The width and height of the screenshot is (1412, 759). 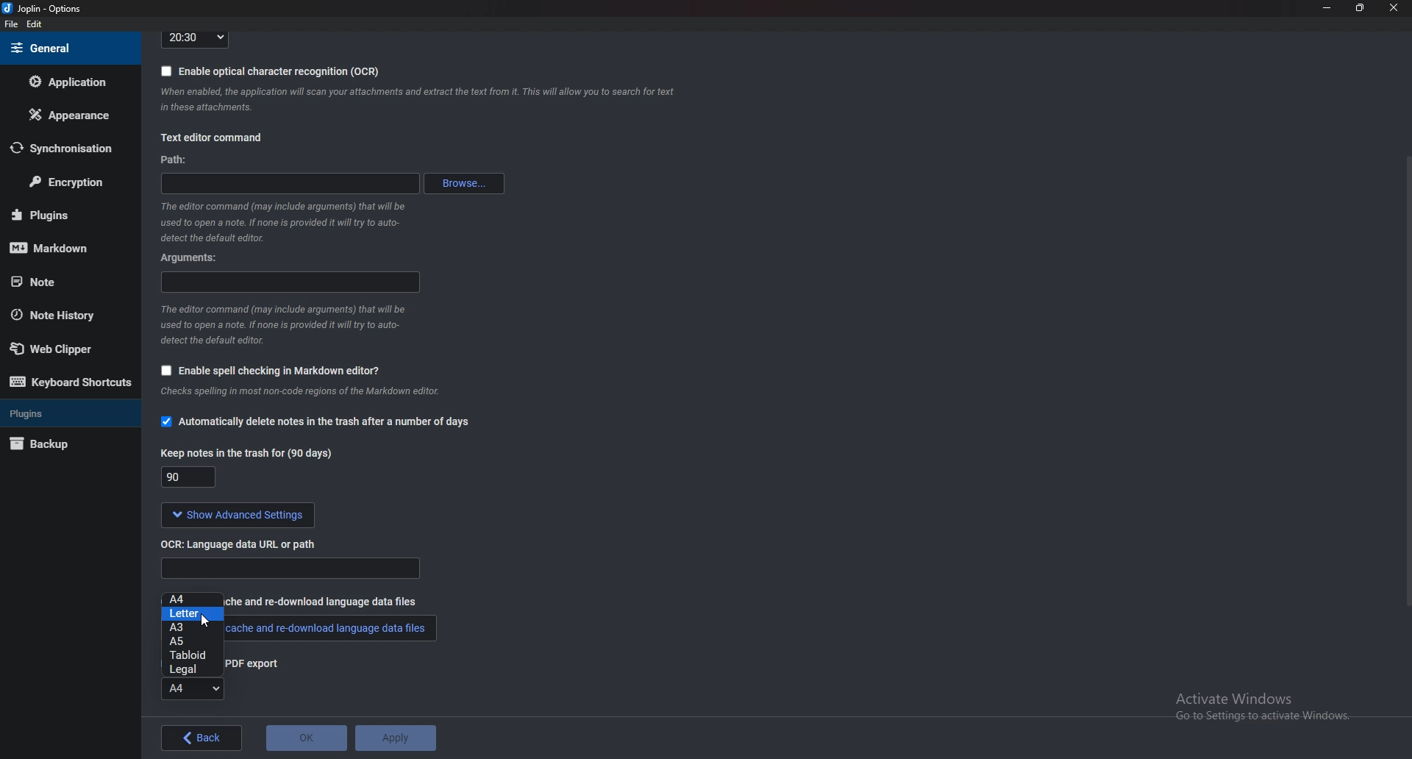 What do you see at coordinates (193, 640) in the screenshot?
I see `a5` at bounding box center [193, 640].